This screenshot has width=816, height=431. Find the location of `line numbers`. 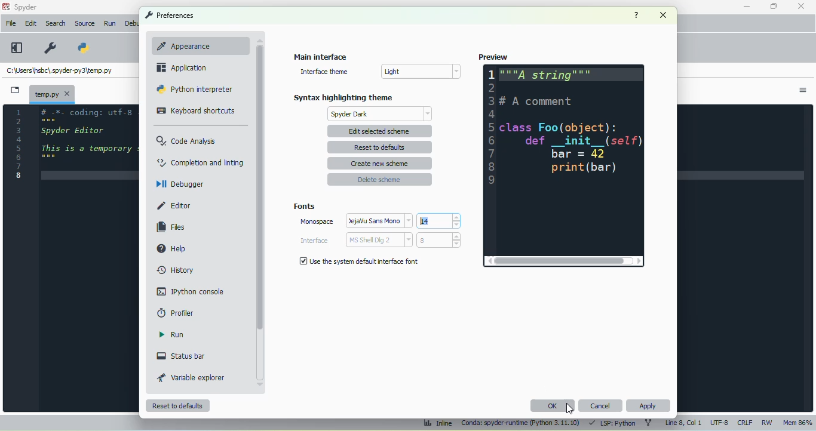

line numbers is located at coordinates (19, 143).